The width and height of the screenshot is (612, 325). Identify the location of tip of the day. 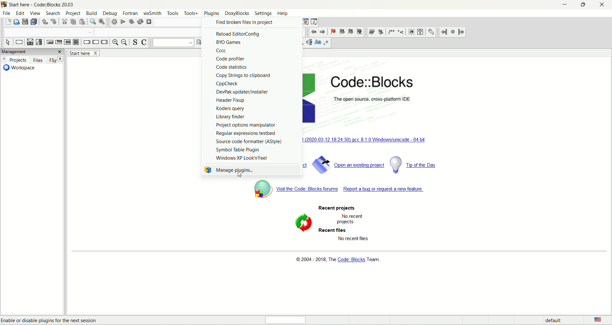
(413, 164).